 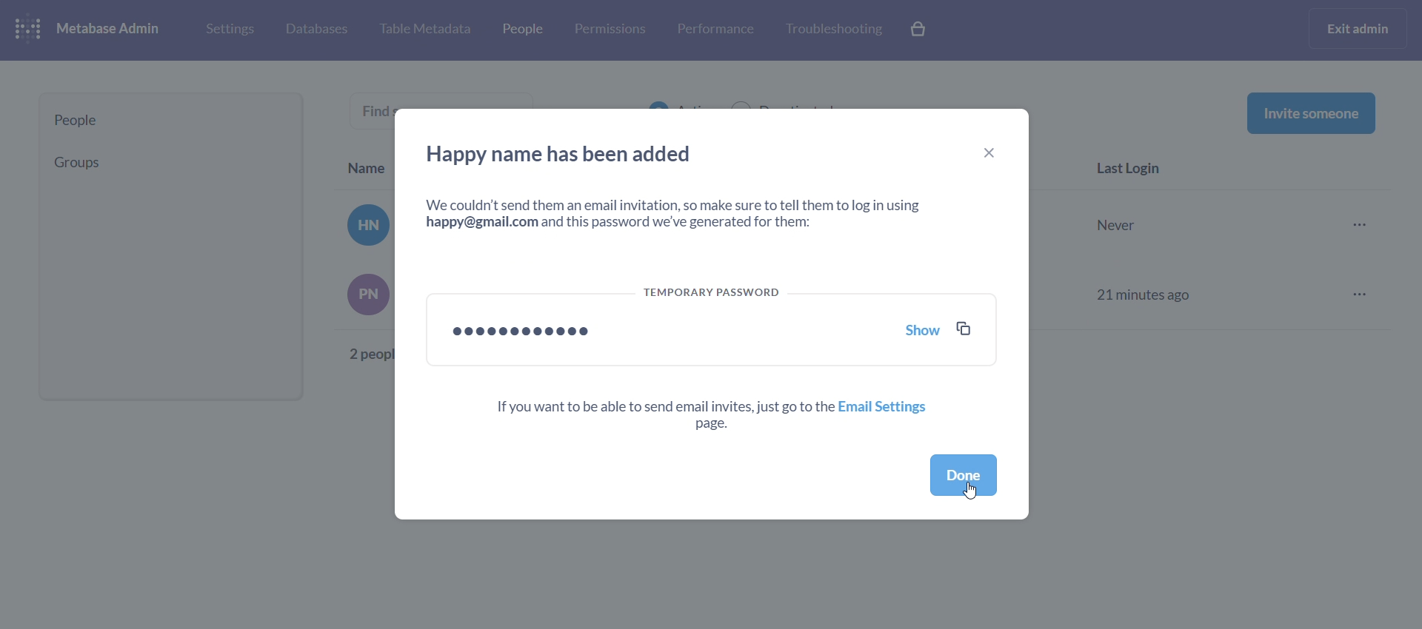 What do you see at coordinates (713, 417) in the screenshot?
I see `email settings` at bounding box center [713, 417].